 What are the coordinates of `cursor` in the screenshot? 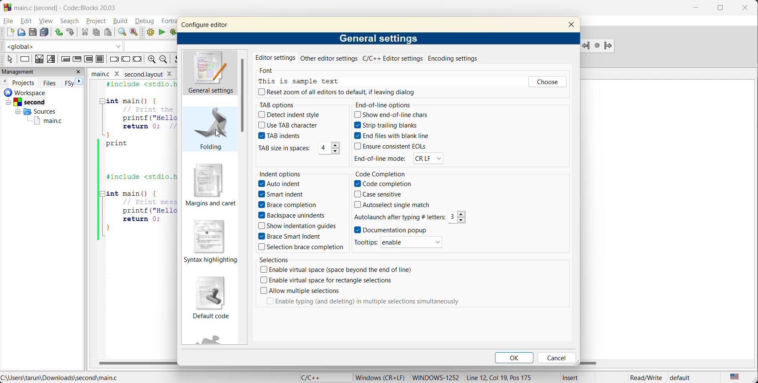 It's located at (217, 133).